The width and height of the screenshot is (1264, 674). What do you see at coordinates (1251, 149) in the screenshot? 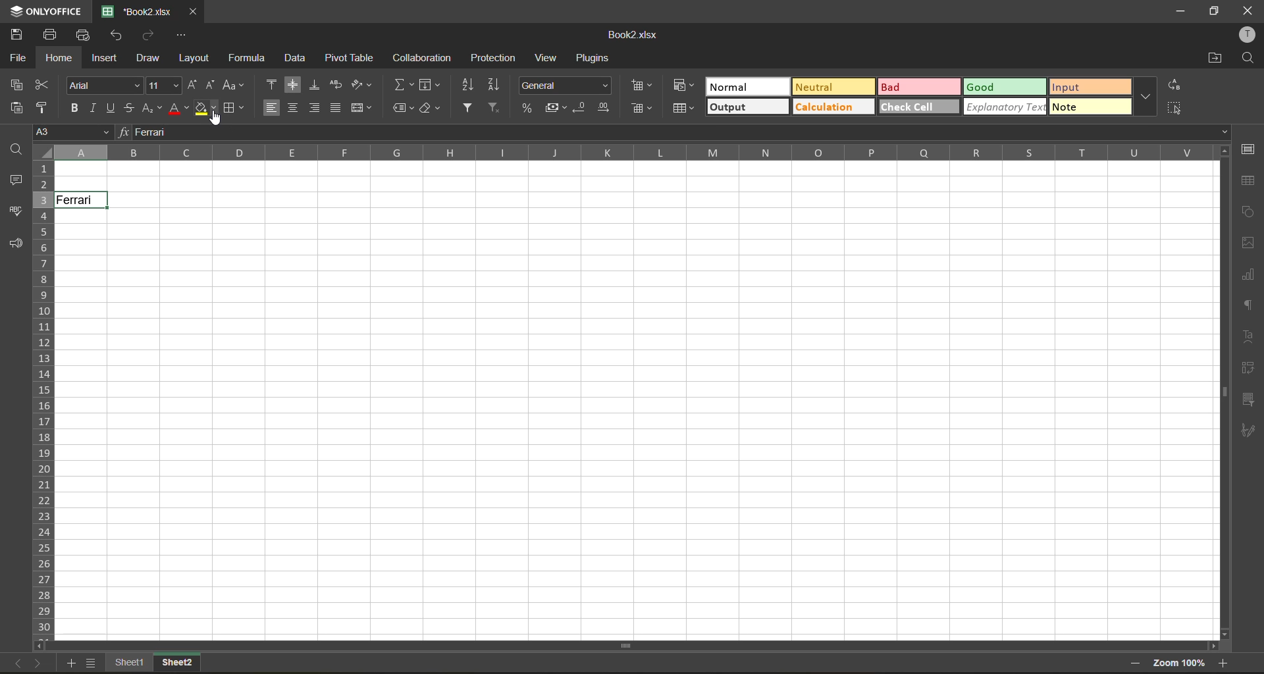
I see `cell settings` at bounding box center [1251, 149].